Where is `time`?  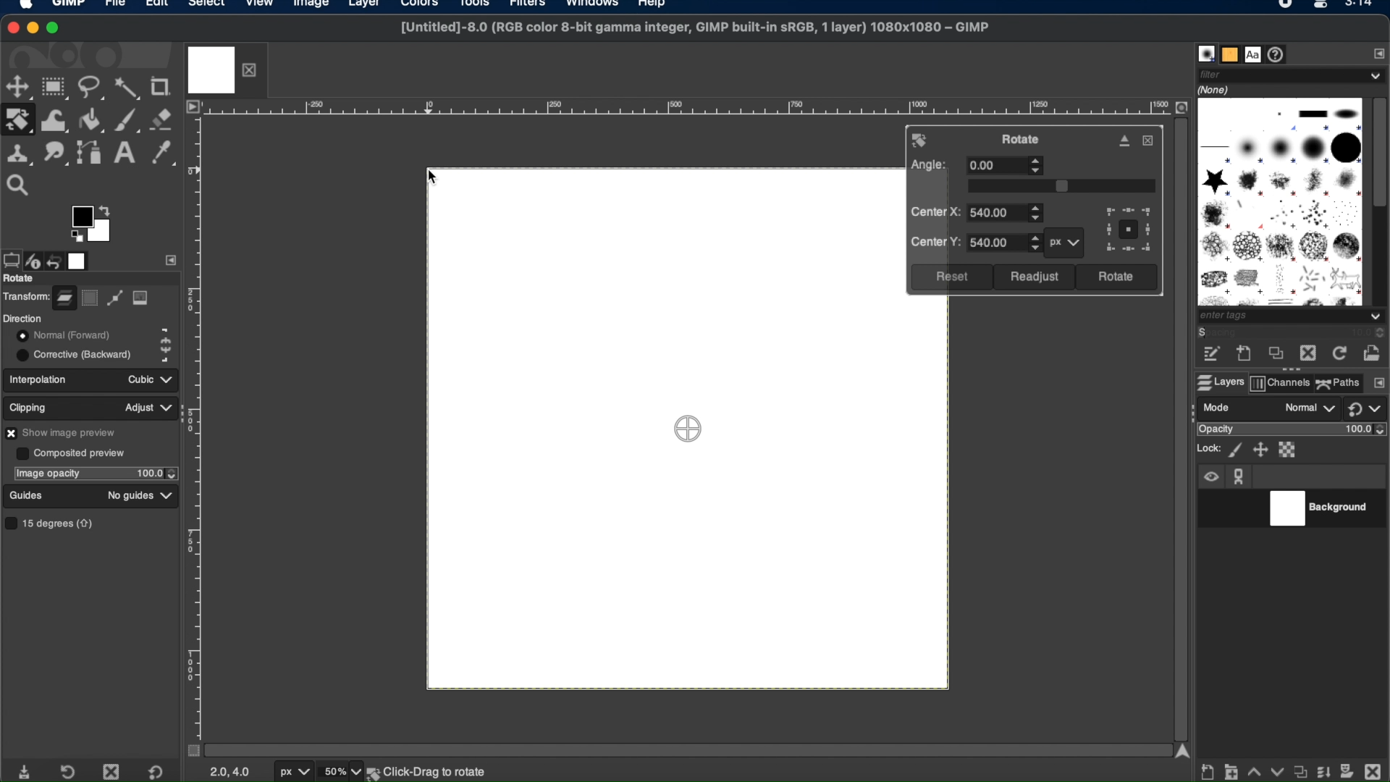
time is located at coordinates (1361, 8).